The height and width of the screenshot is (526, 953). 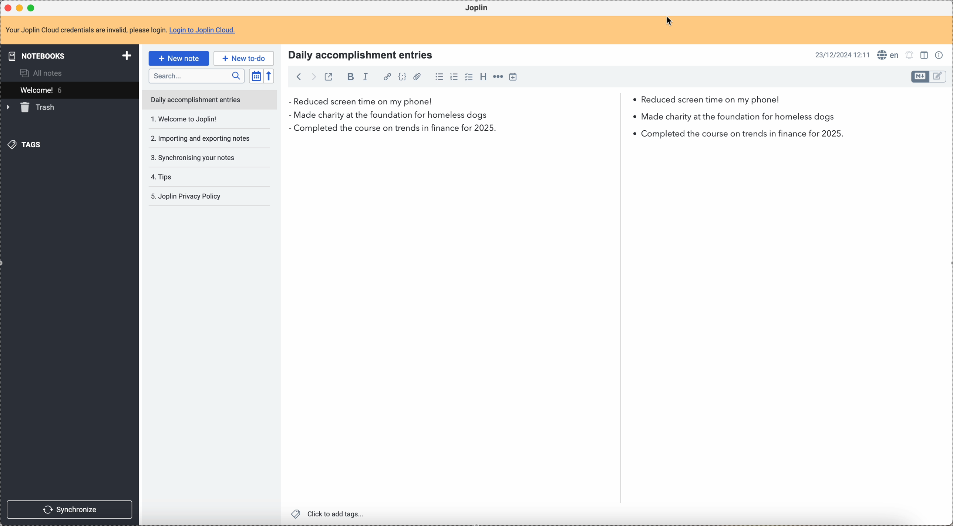 I want to click on importing and exporting notes, so click(x=200, y=119).